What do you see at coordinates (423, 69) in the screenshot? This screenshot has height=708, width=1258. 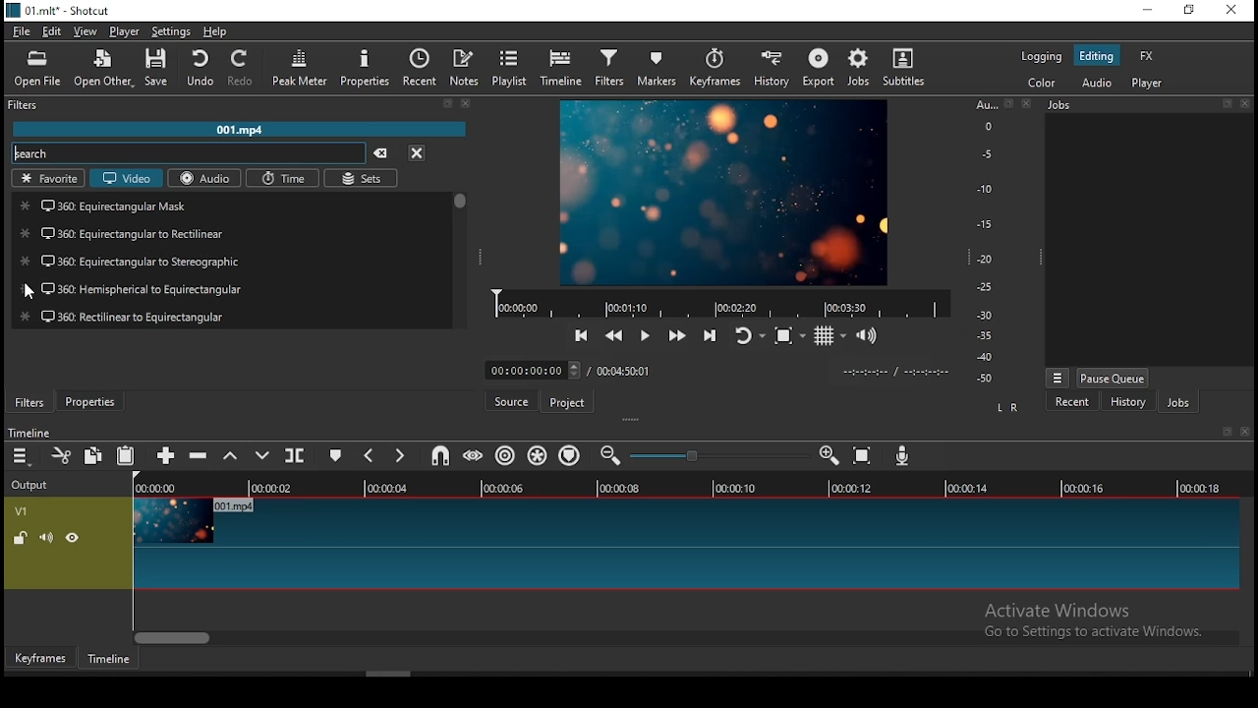 I see `recent` at bounding box center [423, 69].